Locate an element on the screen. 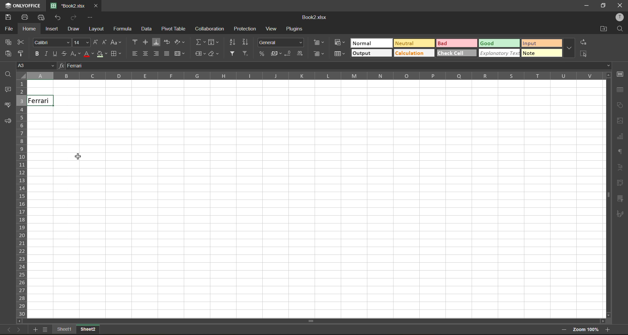 The width and height of the screenshot is (628, 335). sub/superscript is located at coordinates (75, 54).